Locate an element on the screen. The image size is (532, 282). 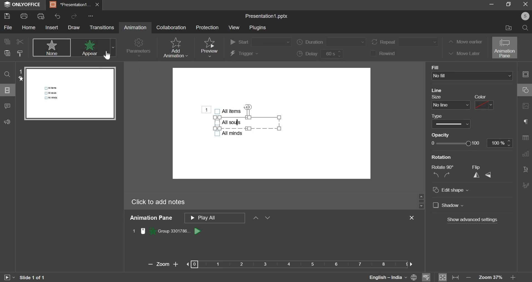
minimize is located at coordinates (490, 6).